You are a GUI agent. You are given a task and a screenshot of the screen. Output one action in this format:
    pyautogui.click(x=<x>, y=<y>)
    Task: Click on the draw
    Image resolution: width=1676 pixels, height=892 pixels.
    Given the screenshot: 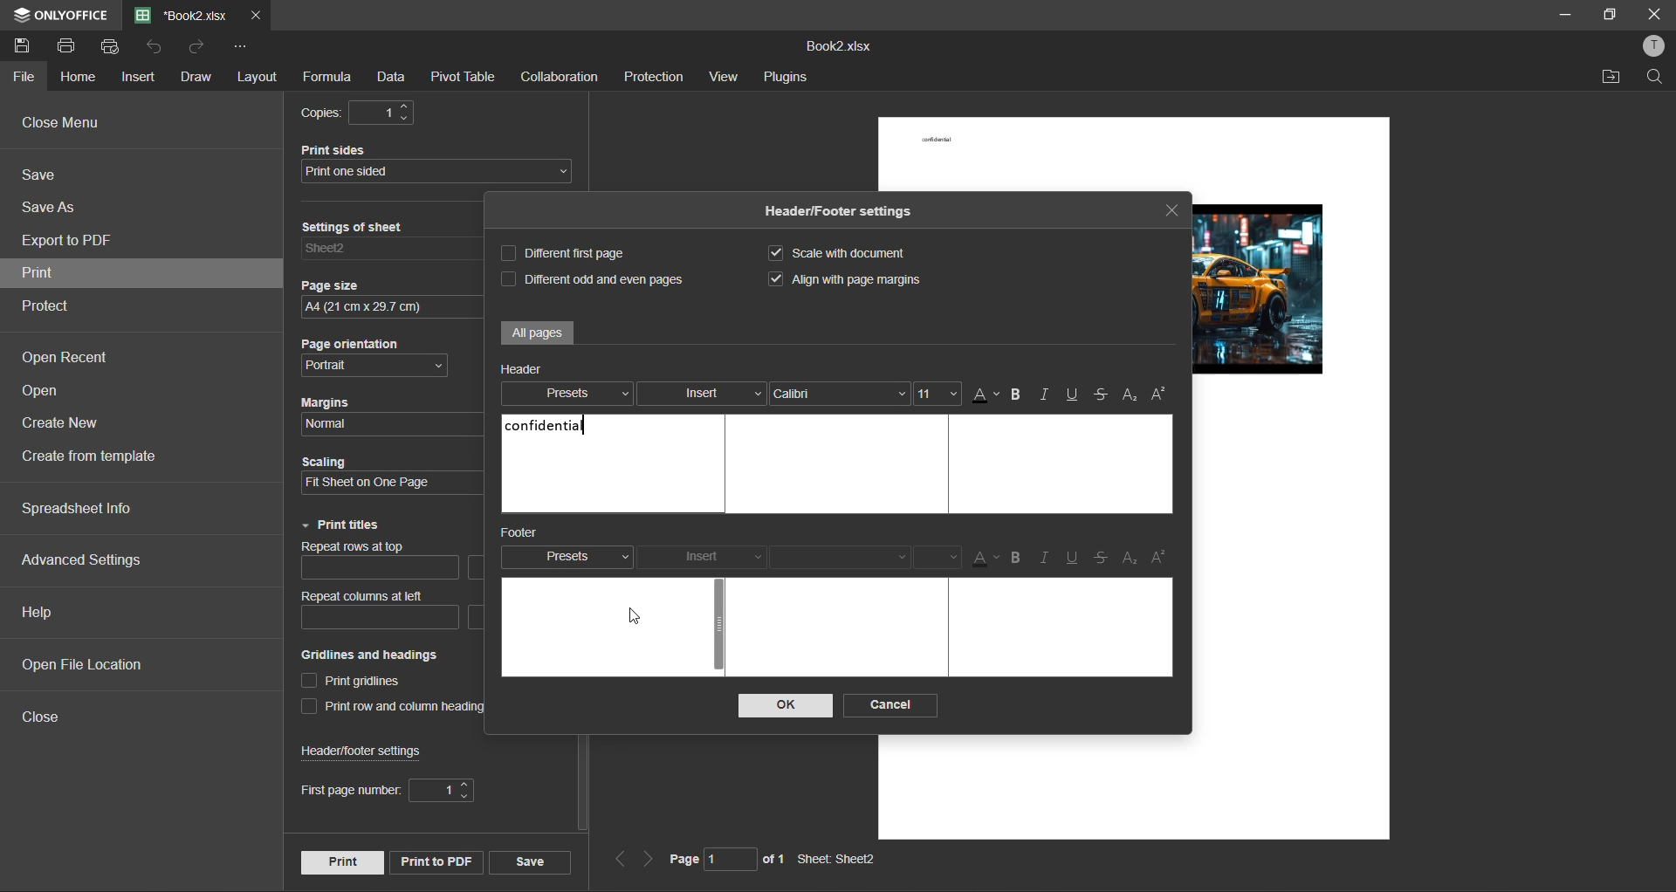 What is the action you would take?
    pyautogui.click(x=196, y=79)
    